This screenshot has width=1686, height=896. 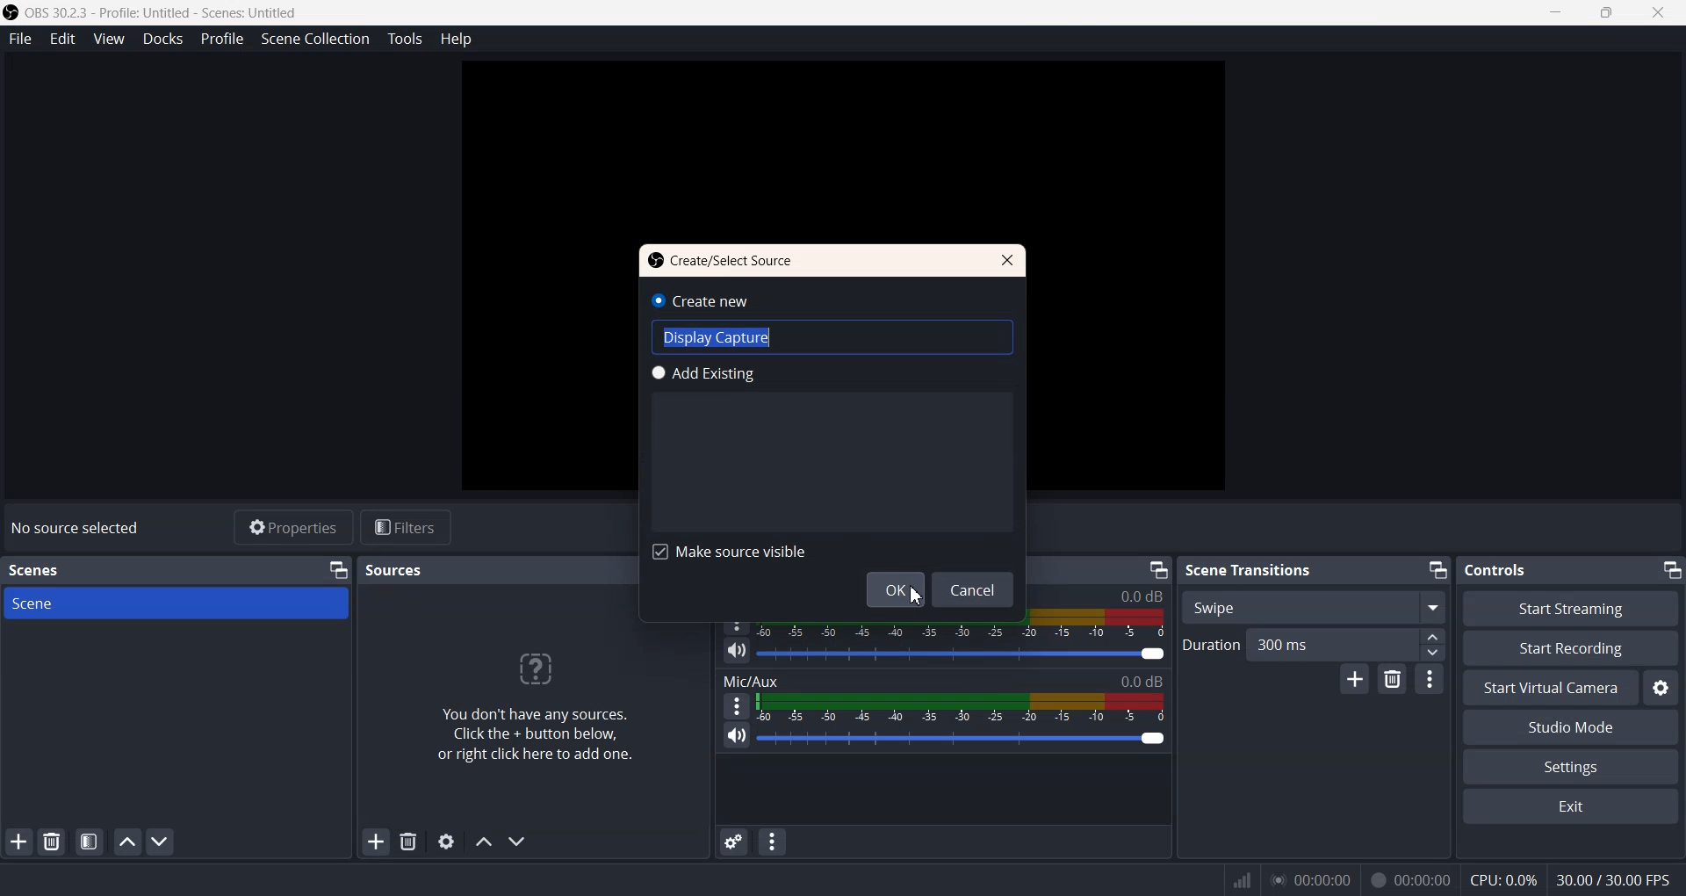 I want to click on Open scene Filter, so click(x=89, y=842).